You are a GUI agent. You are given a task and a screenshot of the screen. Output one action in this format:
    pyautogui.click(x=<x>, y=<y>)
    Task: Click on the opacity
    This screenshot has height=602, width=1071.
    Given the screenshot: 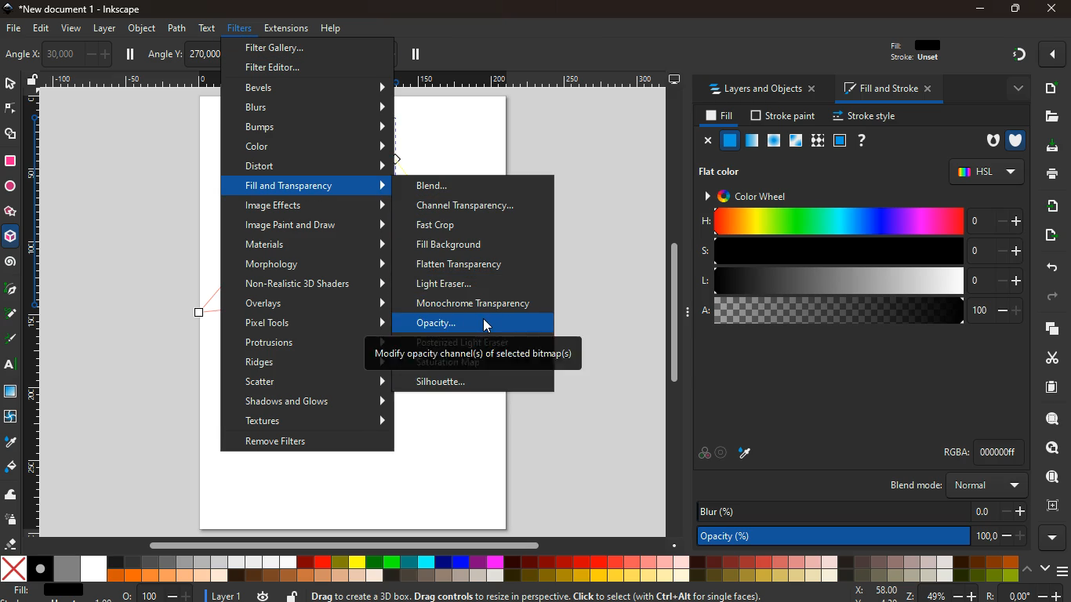 What is the action you would take?
    pyautogui.click(x=750, y=141)
    